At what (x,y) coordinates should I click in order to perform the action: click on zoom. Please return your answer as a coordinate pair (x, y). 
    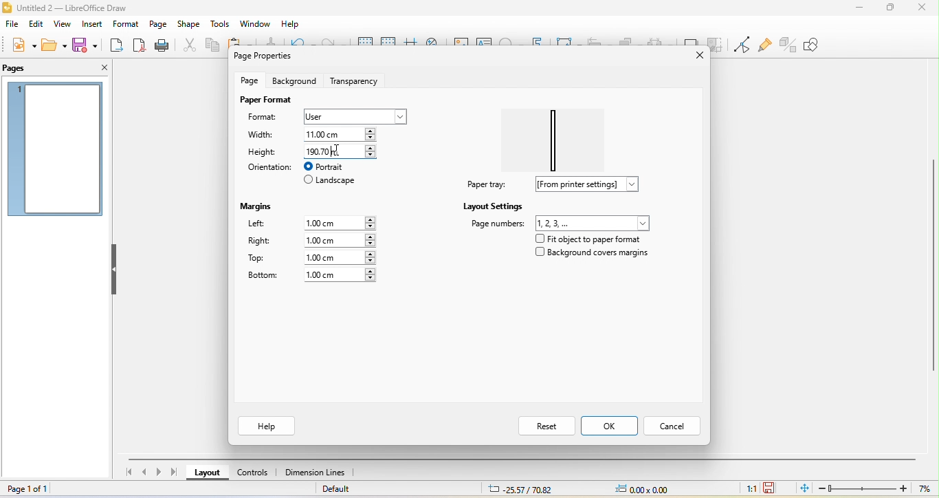
    Looking at the image, I should click on (877, 488).